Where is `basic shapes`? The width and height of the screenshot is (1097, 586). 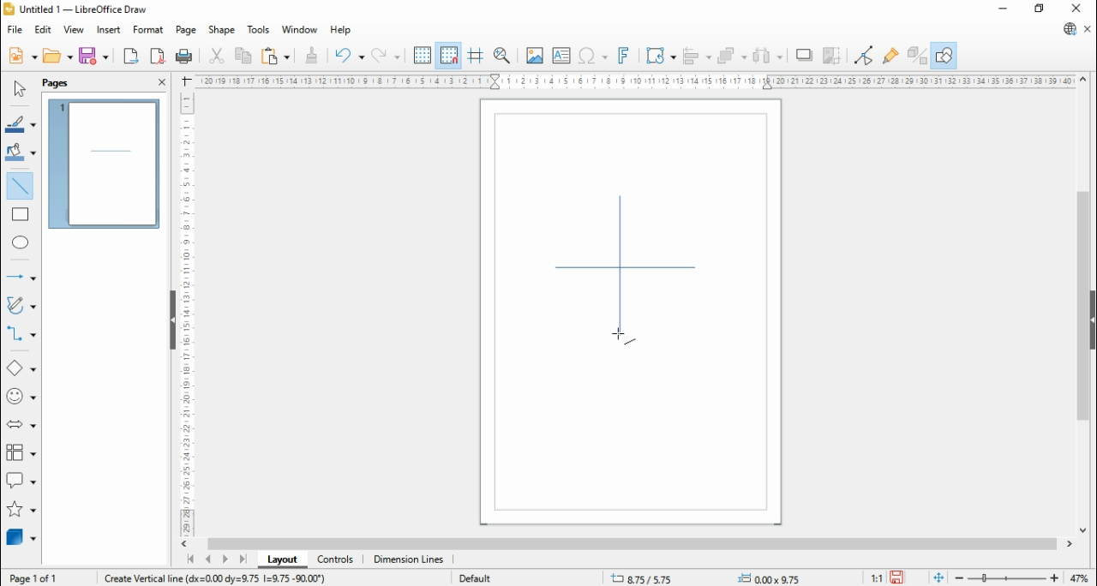 basic shapes is located at coordinates (21, 368).